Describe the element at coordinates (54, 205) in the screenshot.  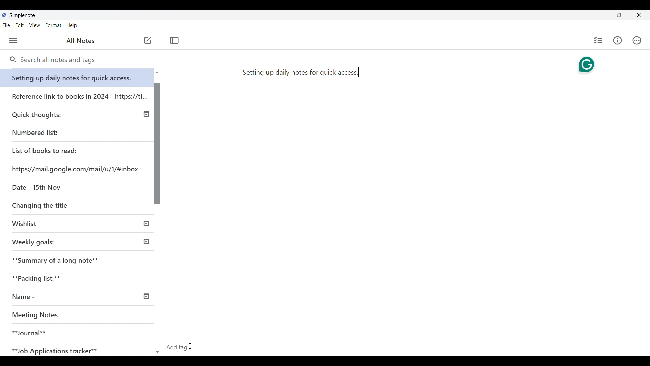
I see `Changing the title` at that location.